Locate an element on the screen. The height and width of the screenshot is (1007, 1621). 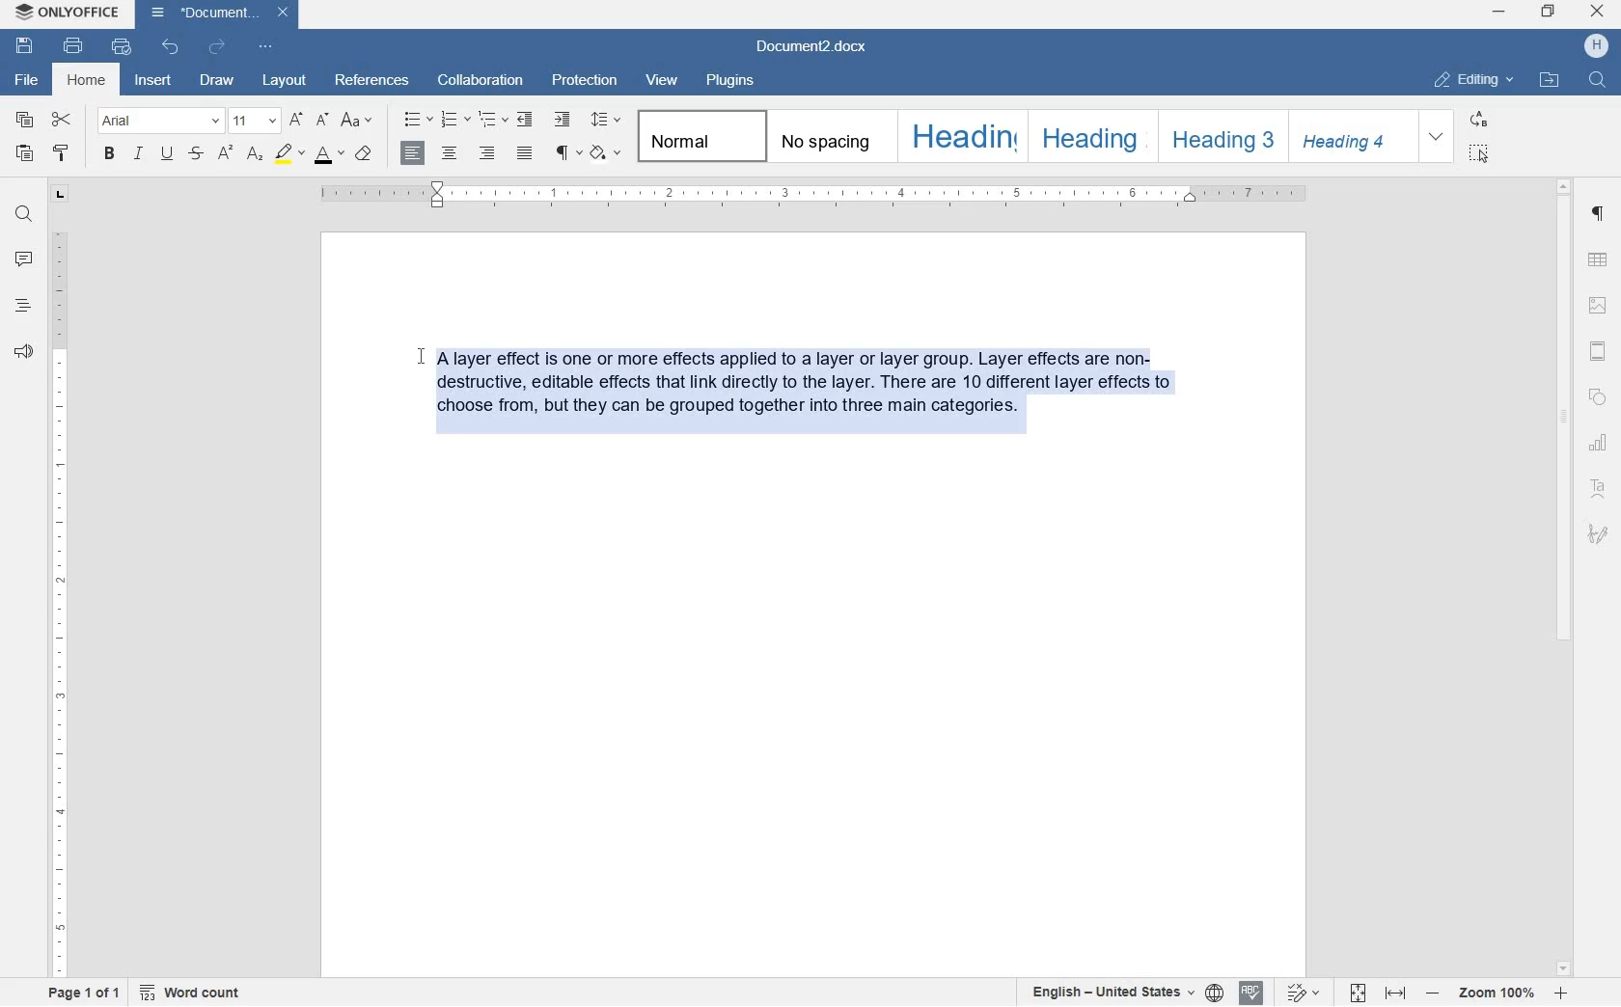
multilevel list is located at coordinates (491, 121).